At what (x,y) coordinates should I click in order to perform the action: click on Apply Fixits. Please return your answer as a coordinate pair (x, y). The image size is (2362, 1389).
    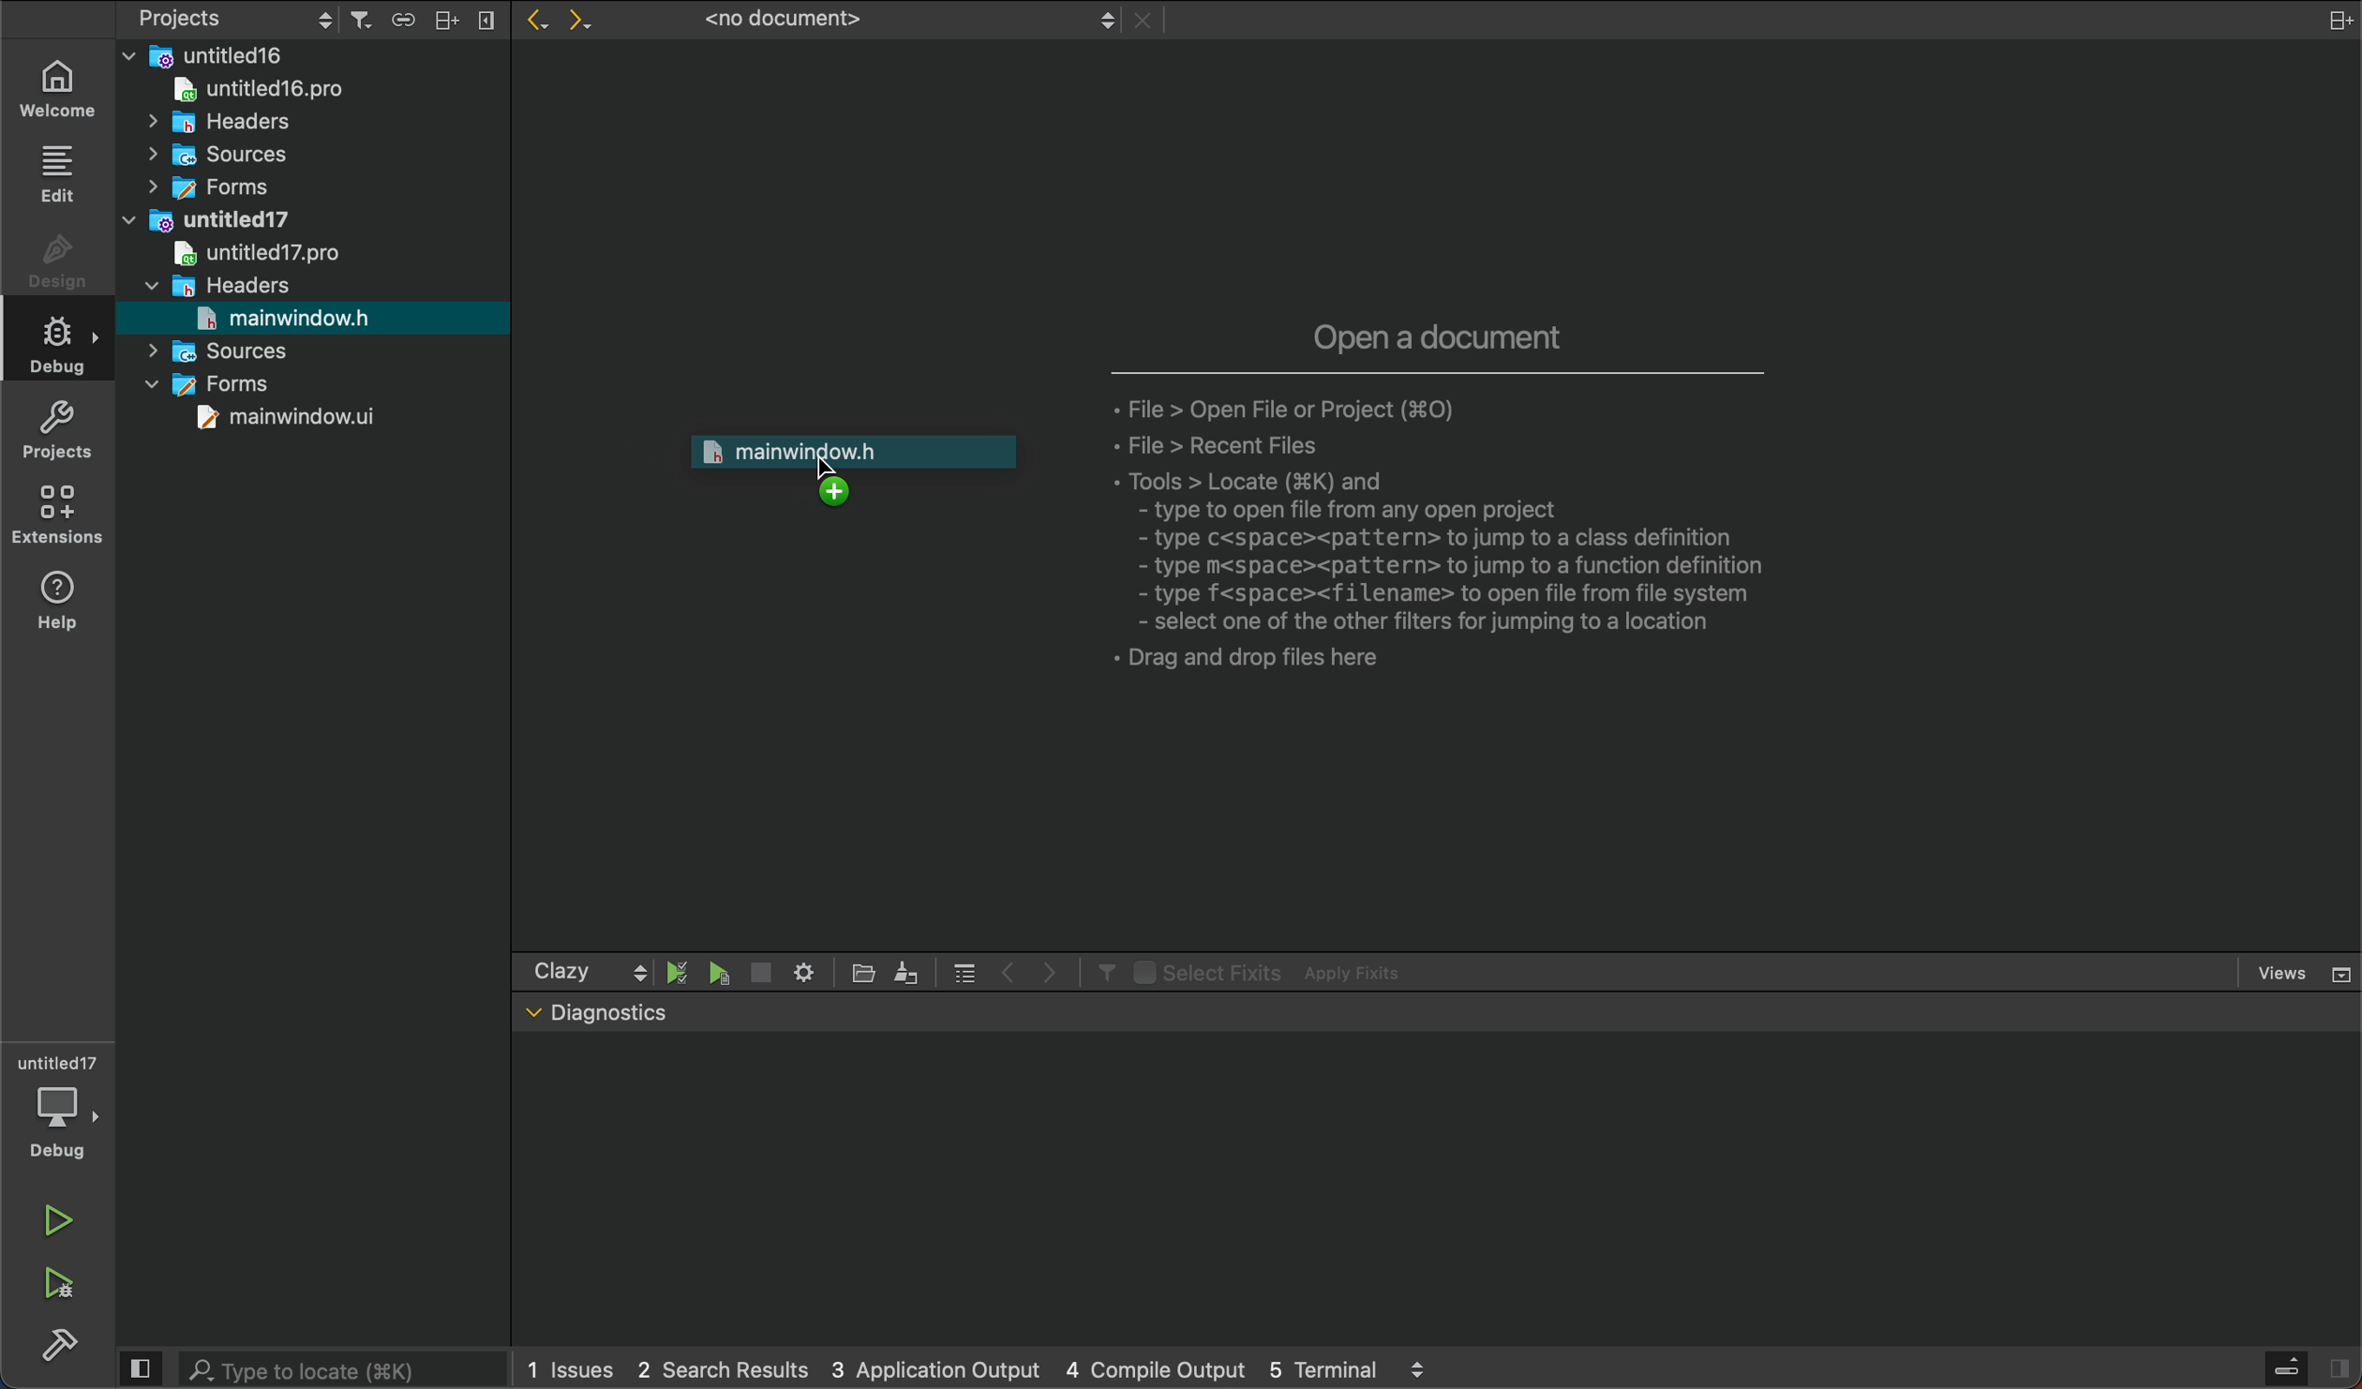
    Looking at the image, I should click on (1358, 973).